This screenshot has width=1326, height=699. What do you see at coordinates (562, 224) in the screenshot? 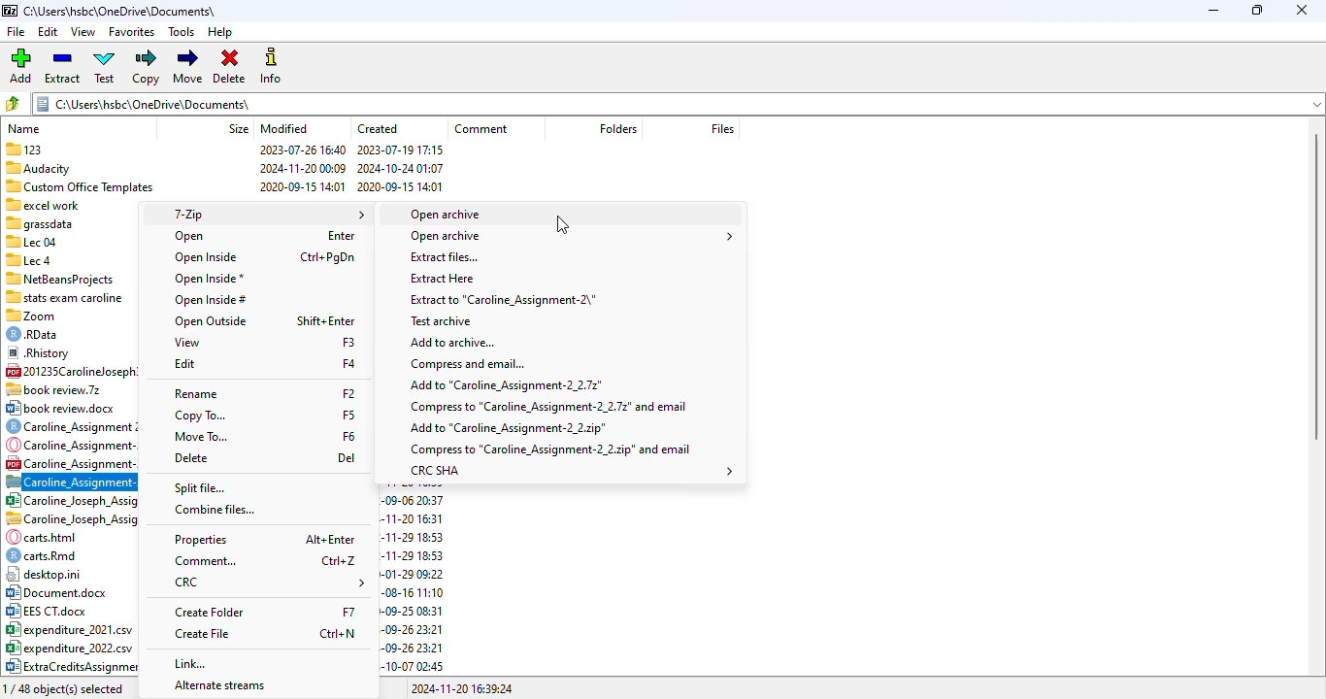
I see `cursor` at bounding box center [562, 224].